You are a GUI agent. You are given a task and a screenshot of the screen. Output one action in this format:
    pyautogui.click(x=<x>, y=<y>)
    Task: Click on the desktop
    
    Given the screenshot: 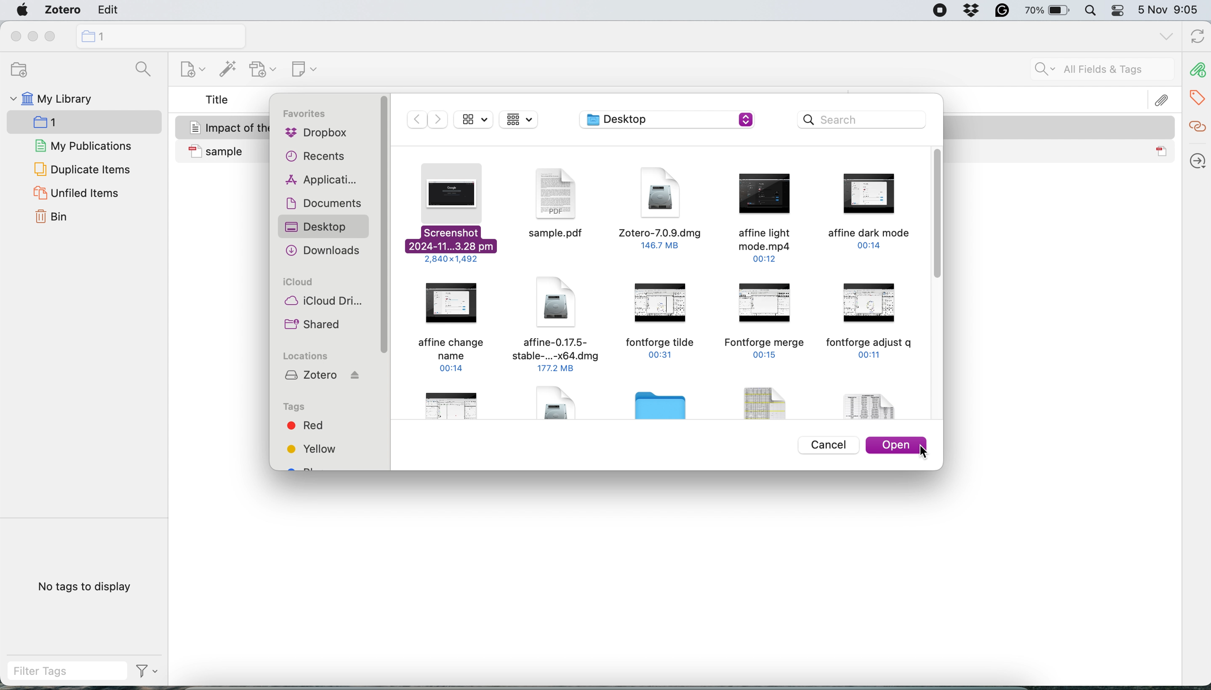 What is the action you would take?
    pyautogui.click(x=324, y=225)
    